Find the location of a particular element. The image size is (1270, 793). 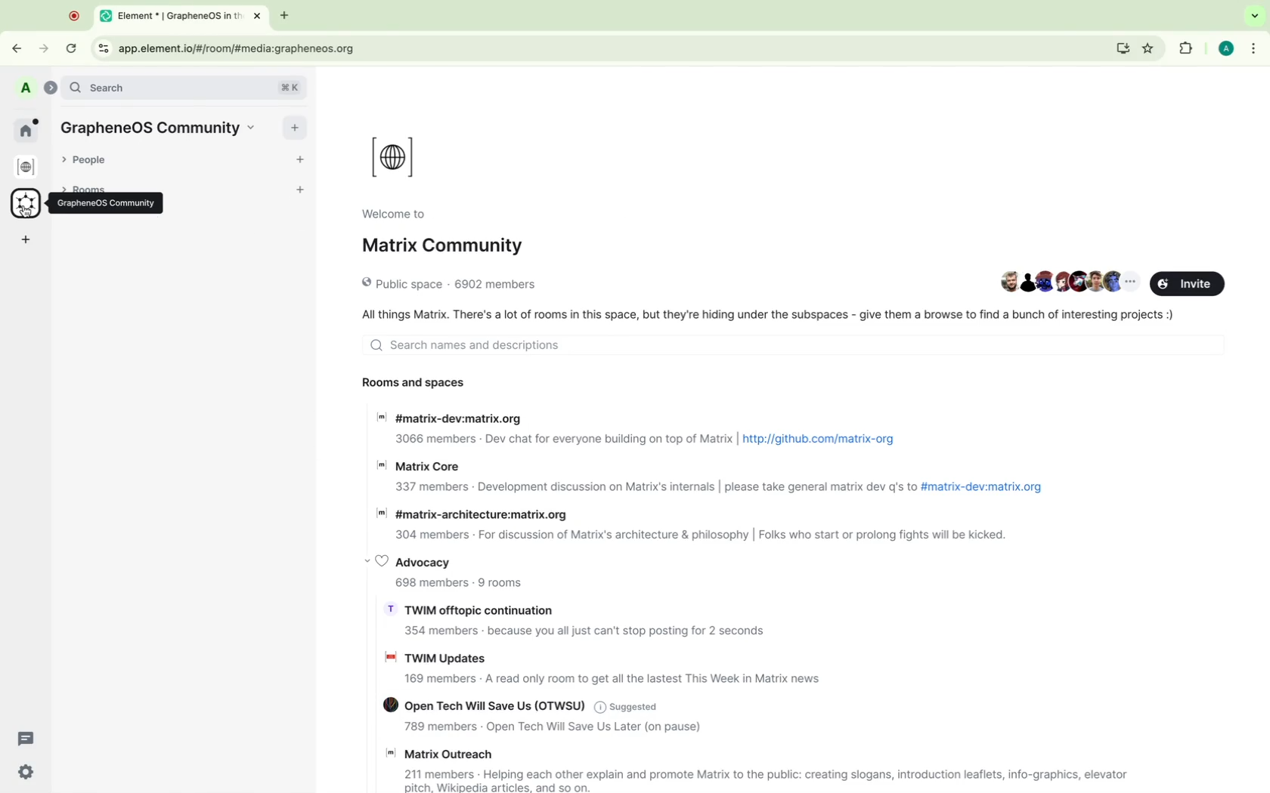

threads is located at coordinates (27, 737).